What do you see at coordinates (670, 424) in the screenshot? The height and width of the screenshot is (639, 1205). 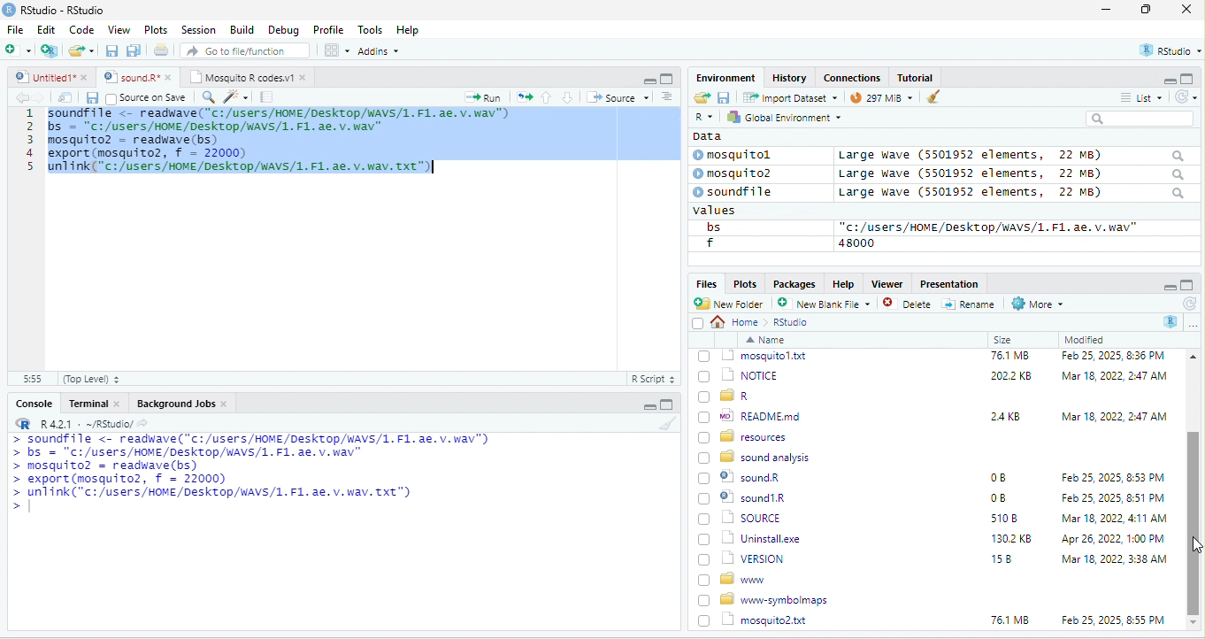 I see `brush` at bounding box center [670, 424].